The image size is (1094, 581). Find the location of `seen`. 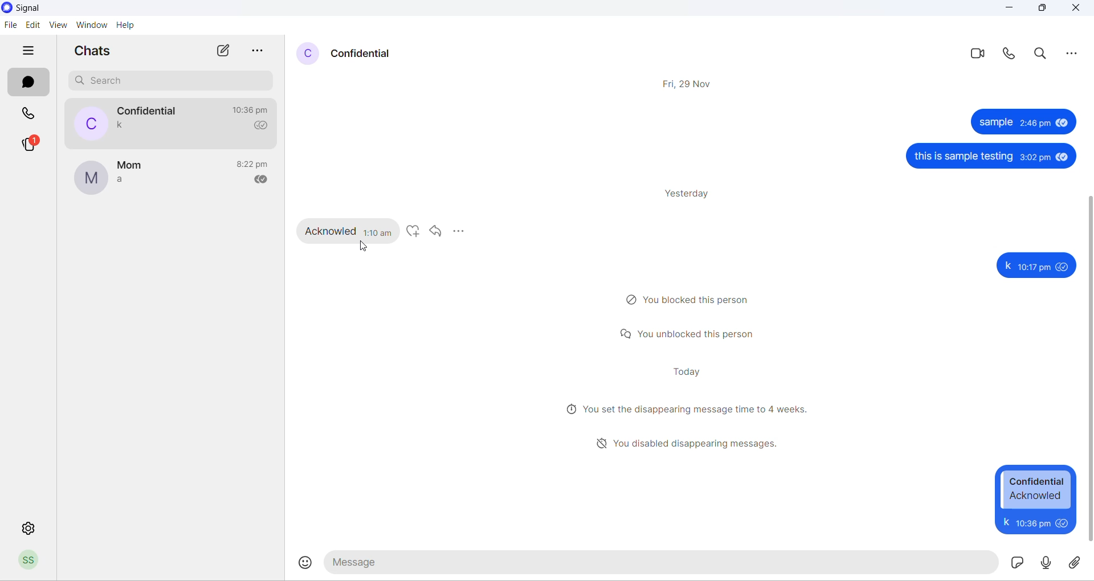

seen is located at coordinates (1063, 267).